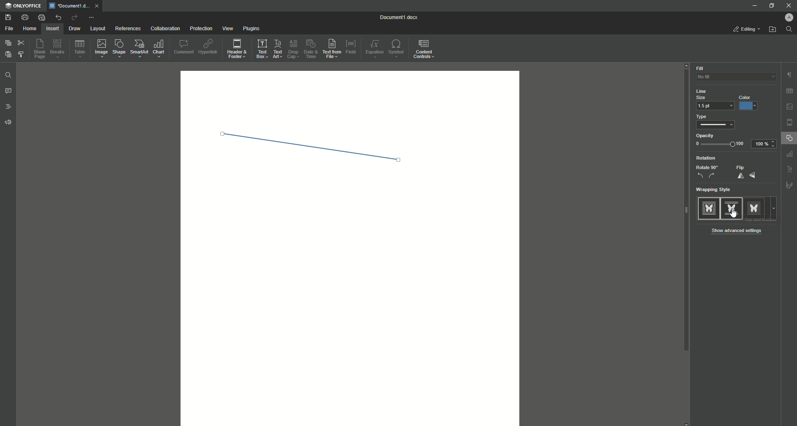 This screenshot has width=797, height=426. I want to click on 1.5 pt, so click(716, 106).